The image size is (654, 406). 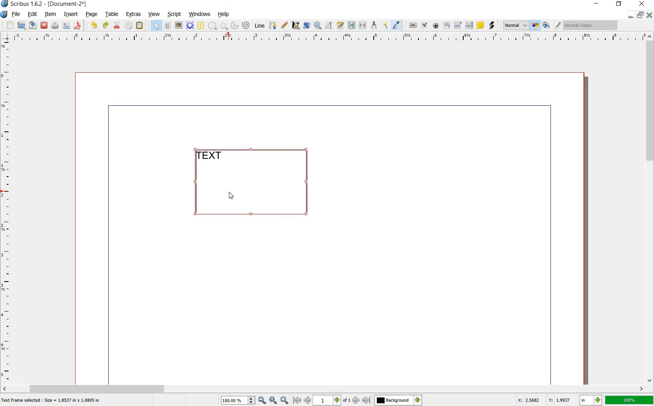 What do you see at coordinates (178, 25) in the screenshot?
I see `image frame` at bounding box center [178, 25].